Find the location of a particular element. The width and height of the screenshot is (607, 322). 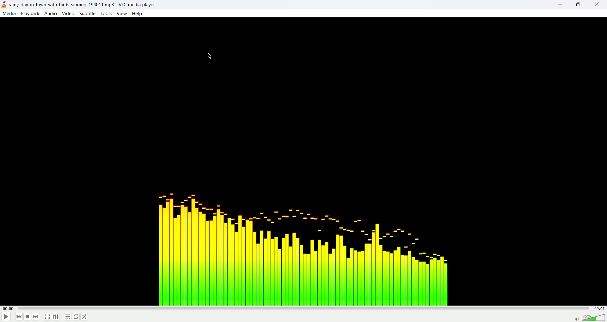

audio is located at coordinates (52, 14).